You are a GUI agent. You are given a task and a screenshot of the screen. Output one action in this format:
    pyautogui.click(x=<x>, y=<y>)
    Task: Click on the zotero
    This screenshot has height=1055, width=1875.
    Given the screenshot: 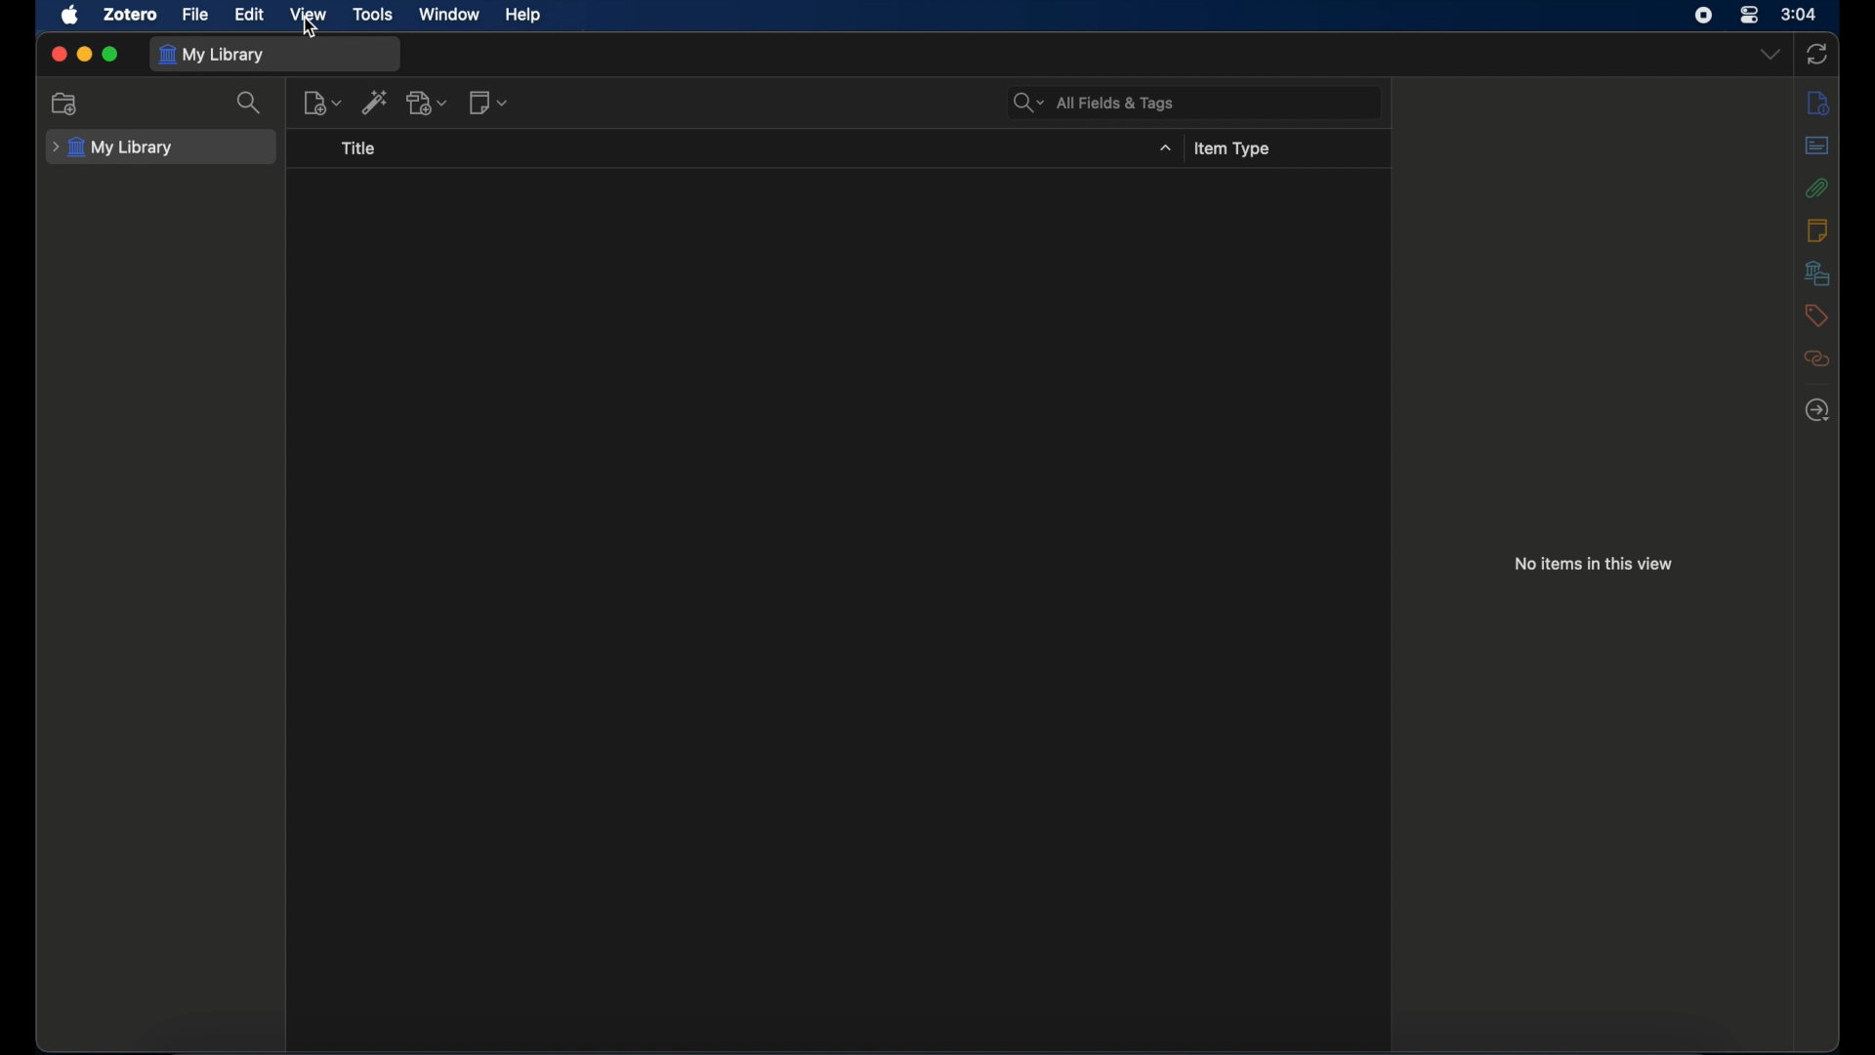 What is the action you would take?
    pyautogui.click(x=133, y=15)
    